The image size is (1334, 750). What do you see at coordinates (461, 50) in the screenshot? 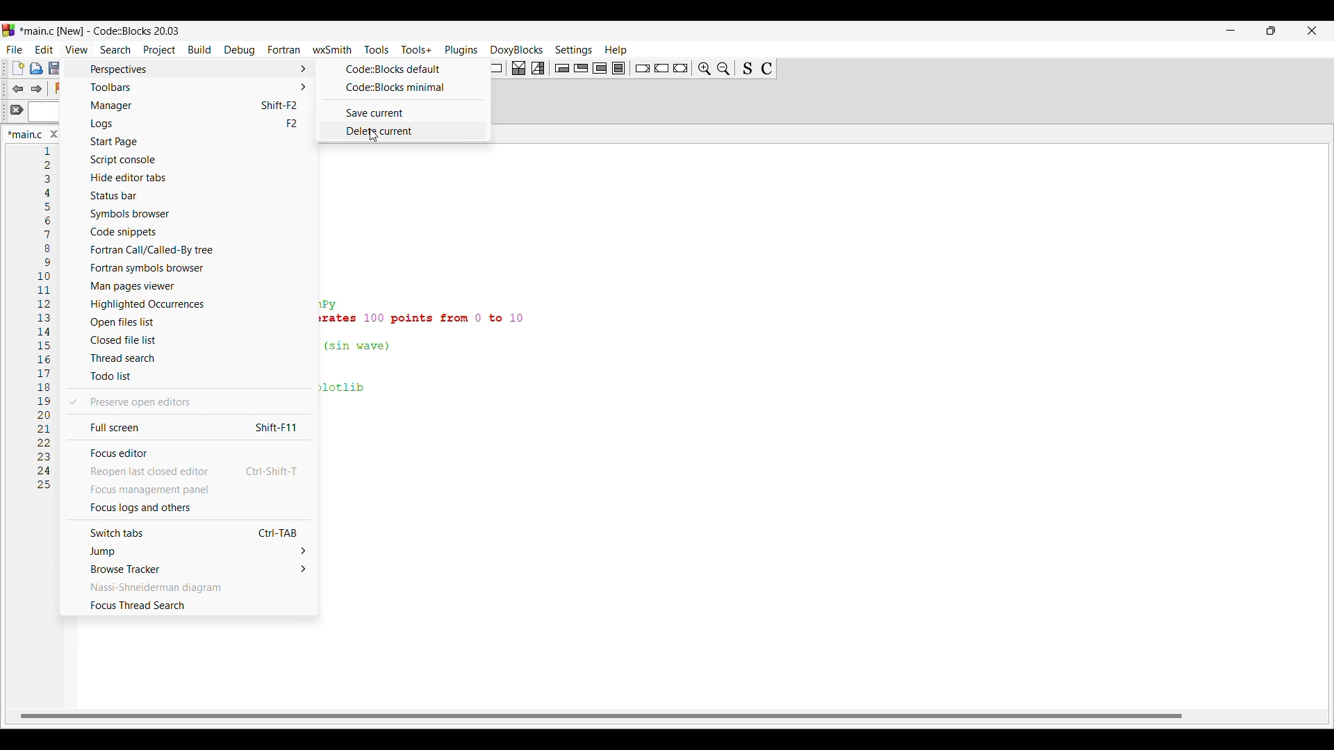
I see `Plugins menu` at bounding box center [461, 50].